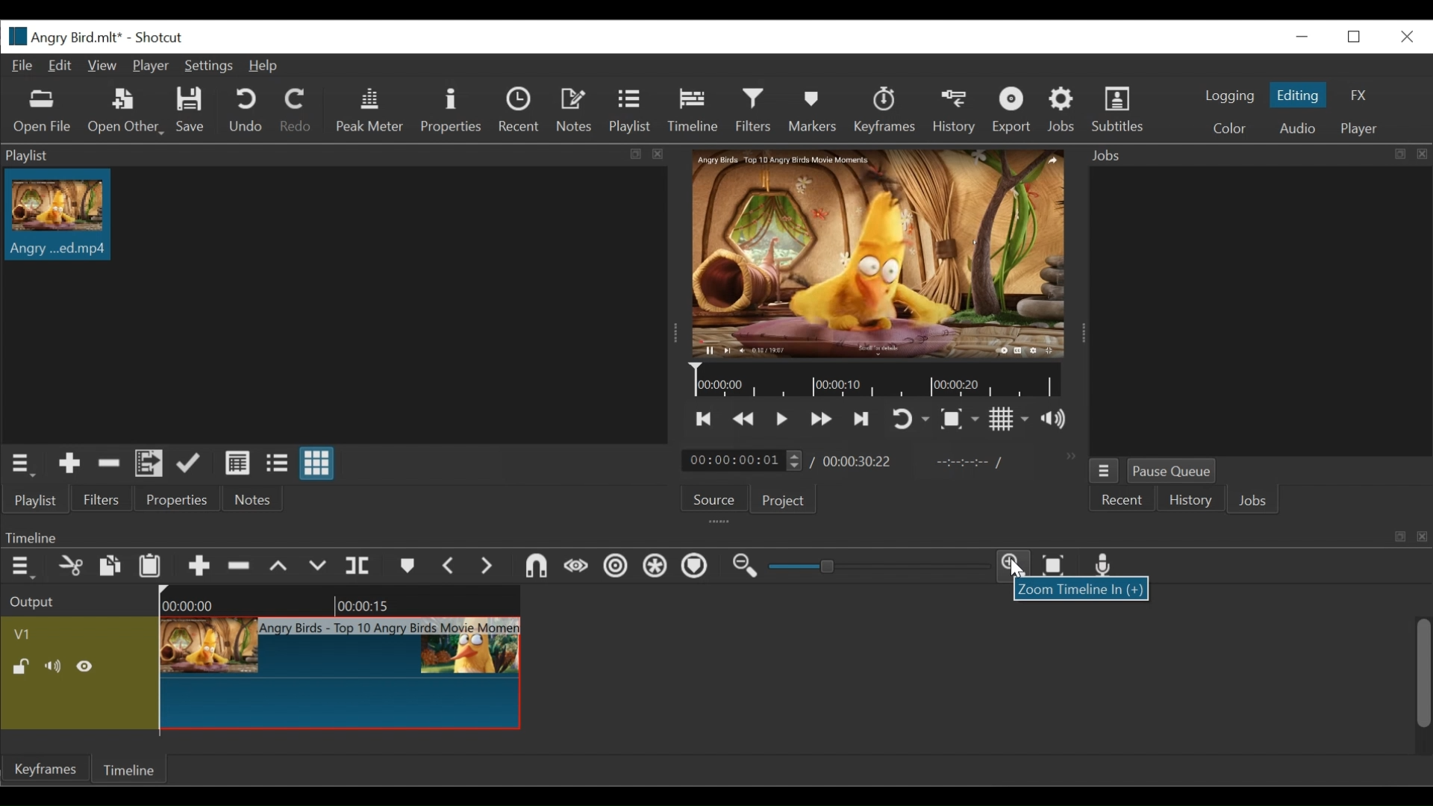 The height and width of the screenshot is (806, 1433). I want to click on Toggle zoom, so click(959, 419).